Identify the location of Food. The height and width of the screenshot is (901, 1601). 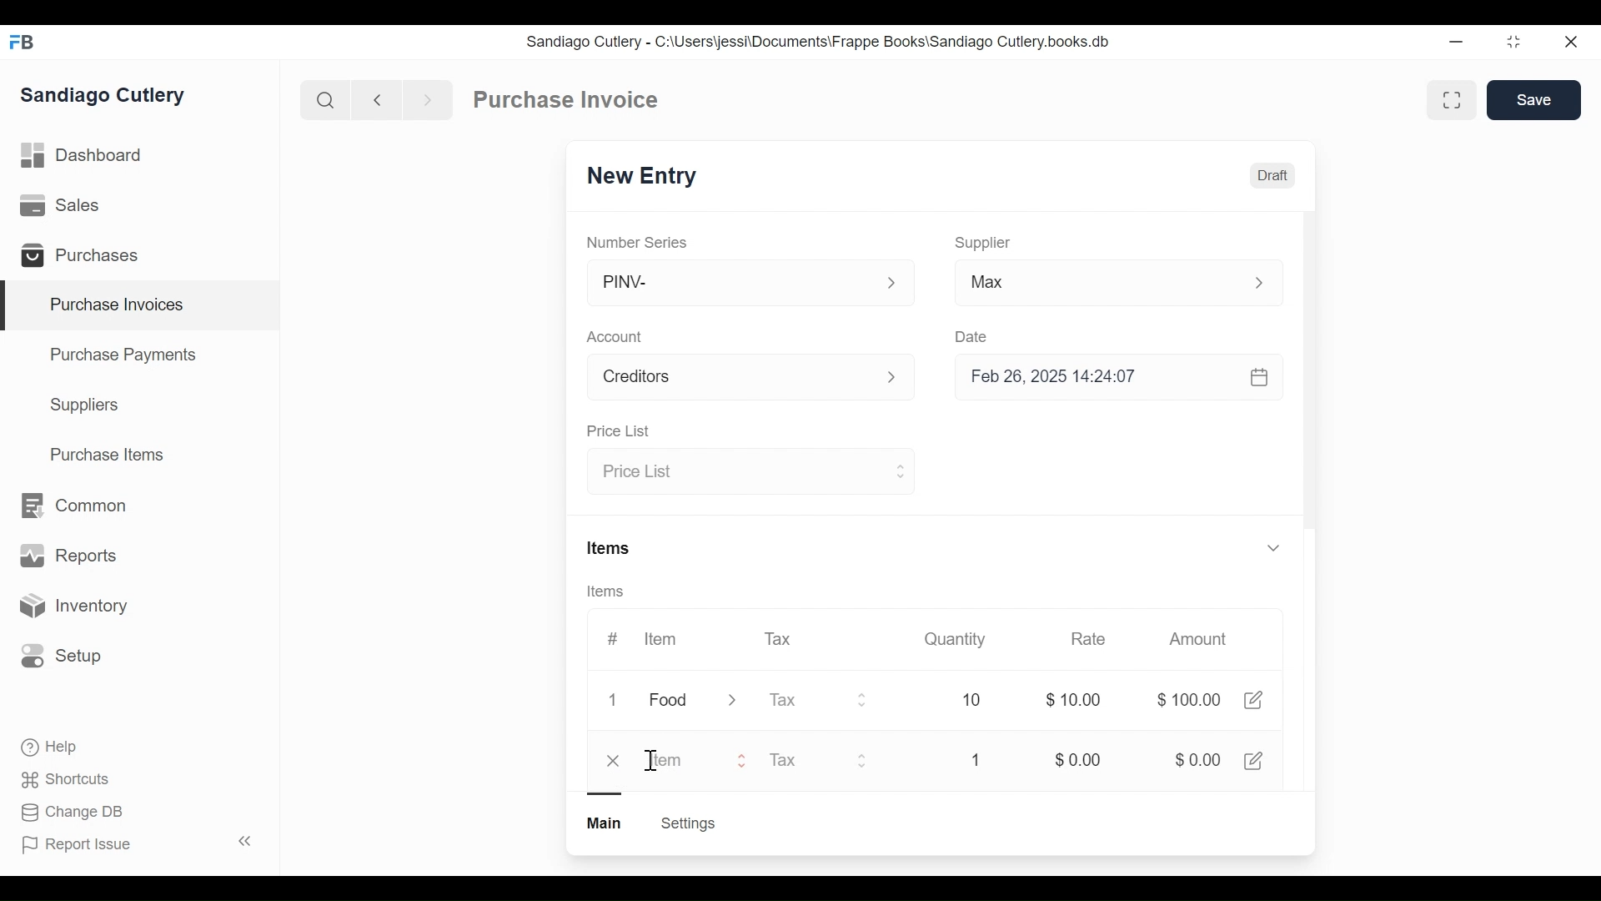
(671, 702).